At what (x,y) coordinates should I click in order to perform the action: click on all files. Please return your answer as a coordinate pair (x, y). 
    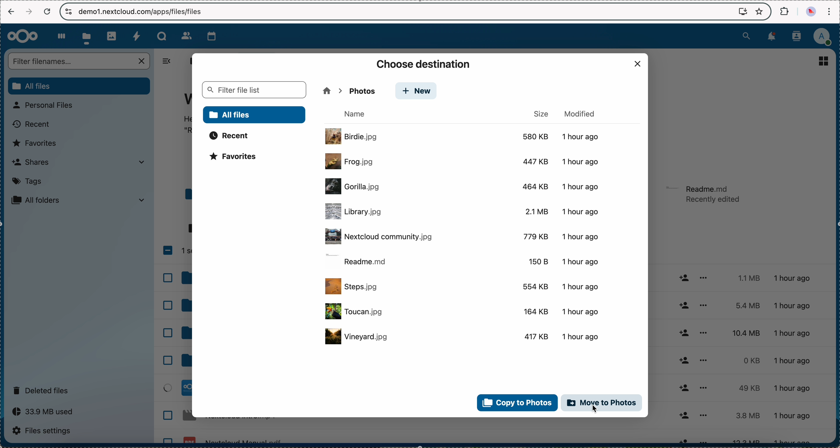
    Looking at the image, I should click on (188, 61).